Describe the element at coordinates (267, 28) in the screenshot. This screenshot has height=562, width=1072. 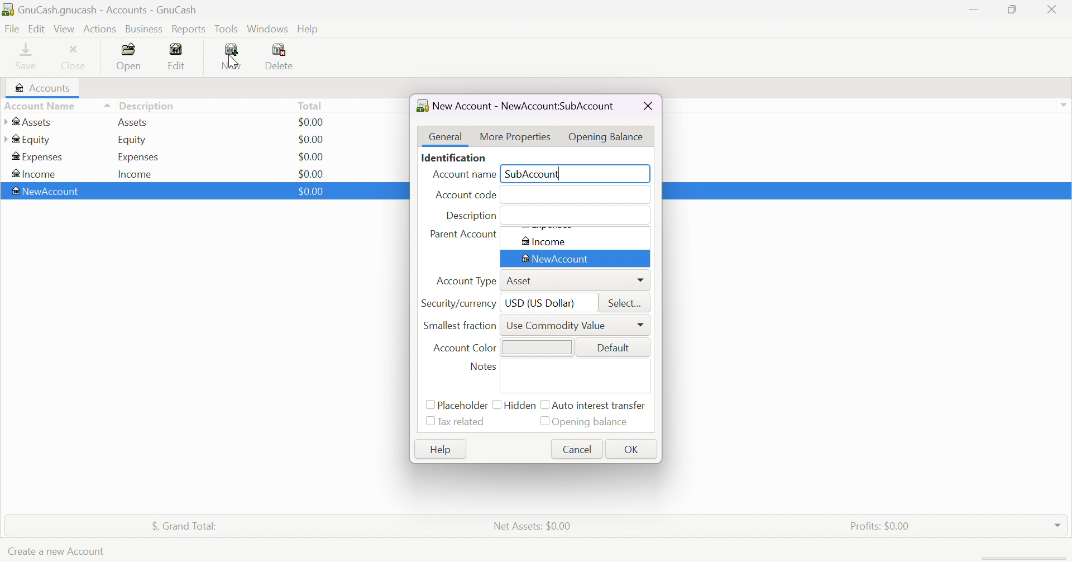
I see `Windows` at that location.